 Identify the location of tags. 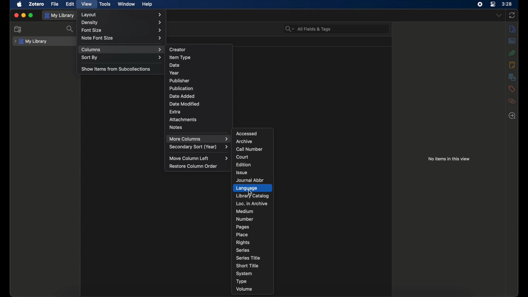
(512, 89).